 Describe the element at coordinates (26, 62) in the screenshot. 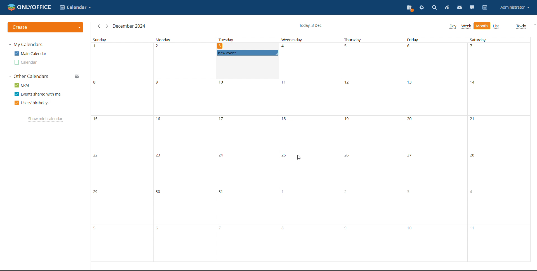

I see `other calendar` at that location.